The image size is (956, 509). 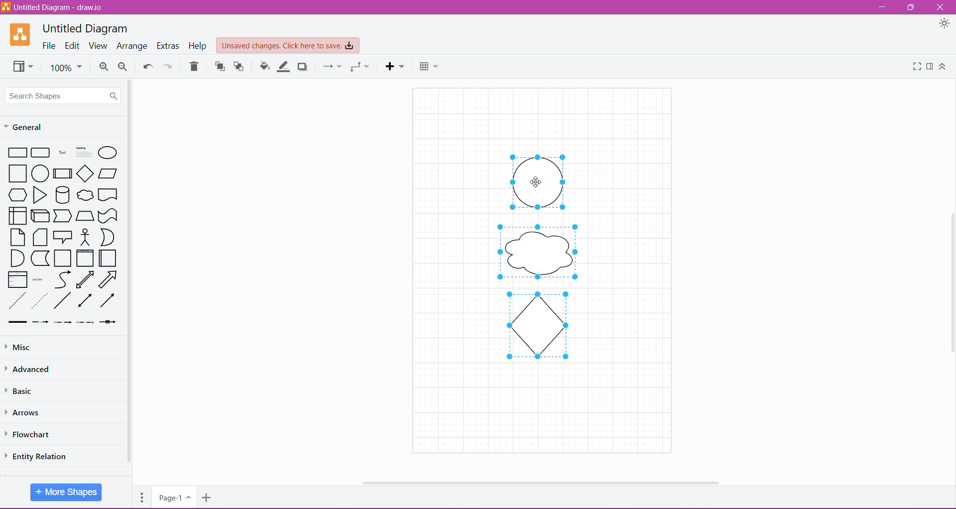 I want to click on Misc, so click(x=19, y=348).